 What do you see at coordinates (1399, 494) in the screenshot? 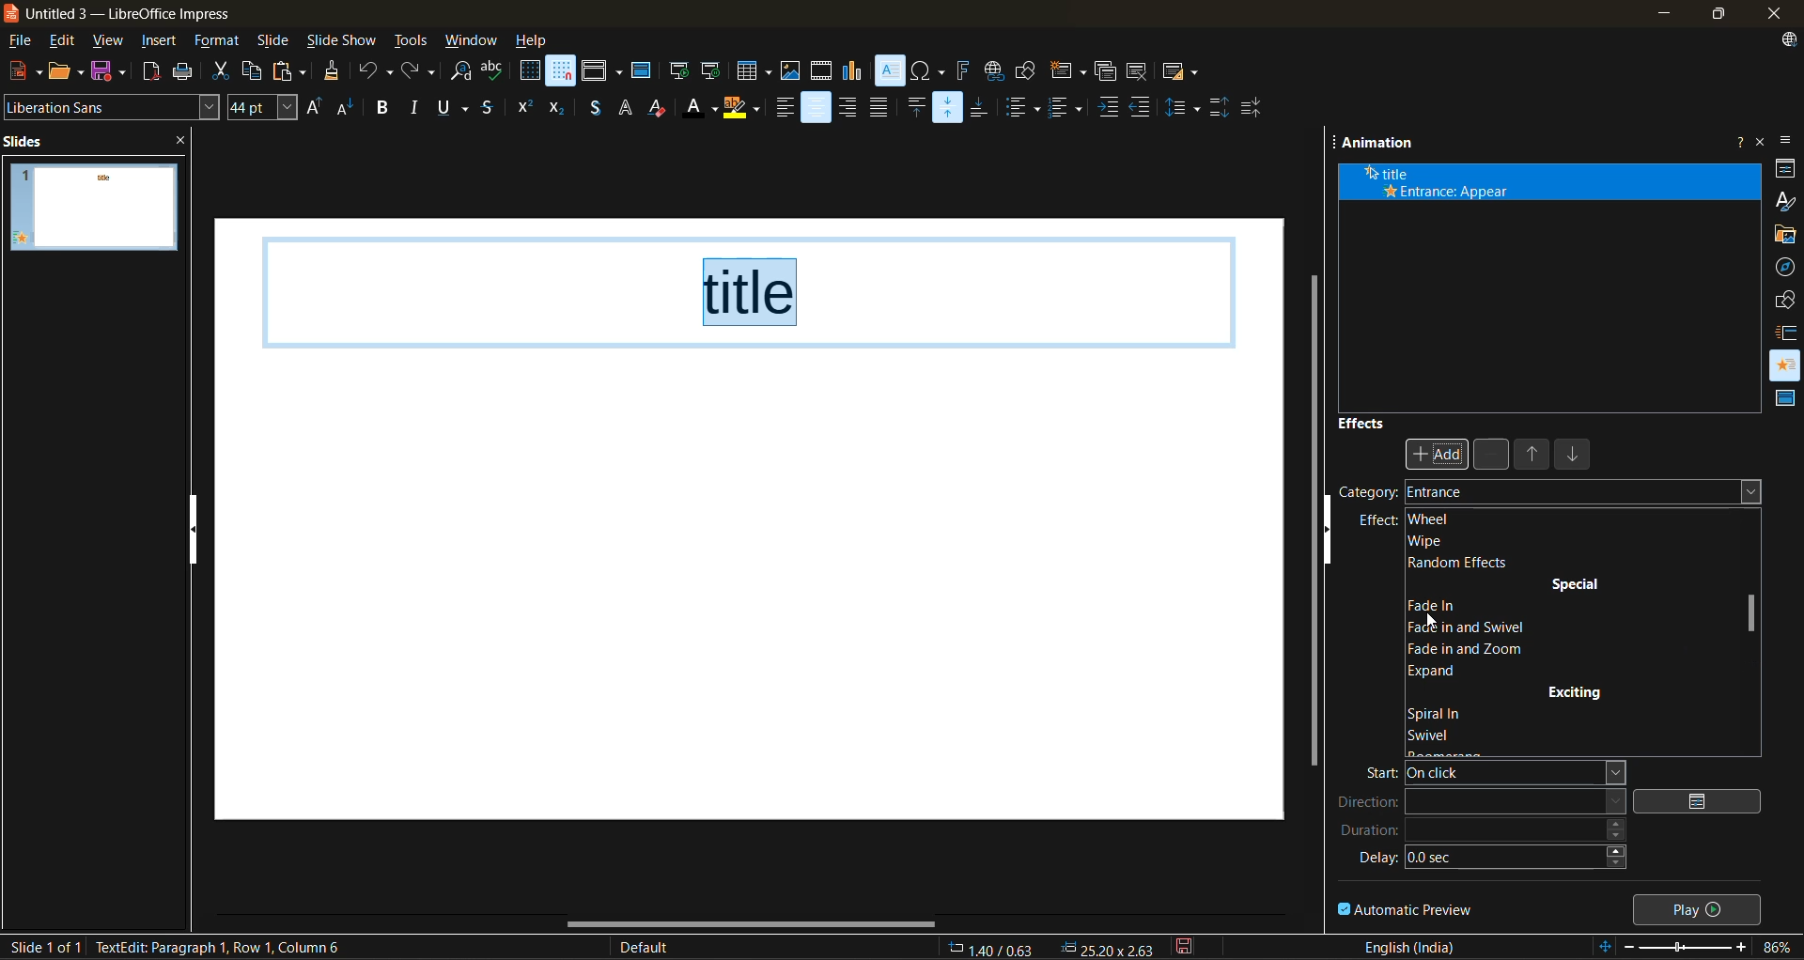
I see `company` at bounding box center [1399, 494].